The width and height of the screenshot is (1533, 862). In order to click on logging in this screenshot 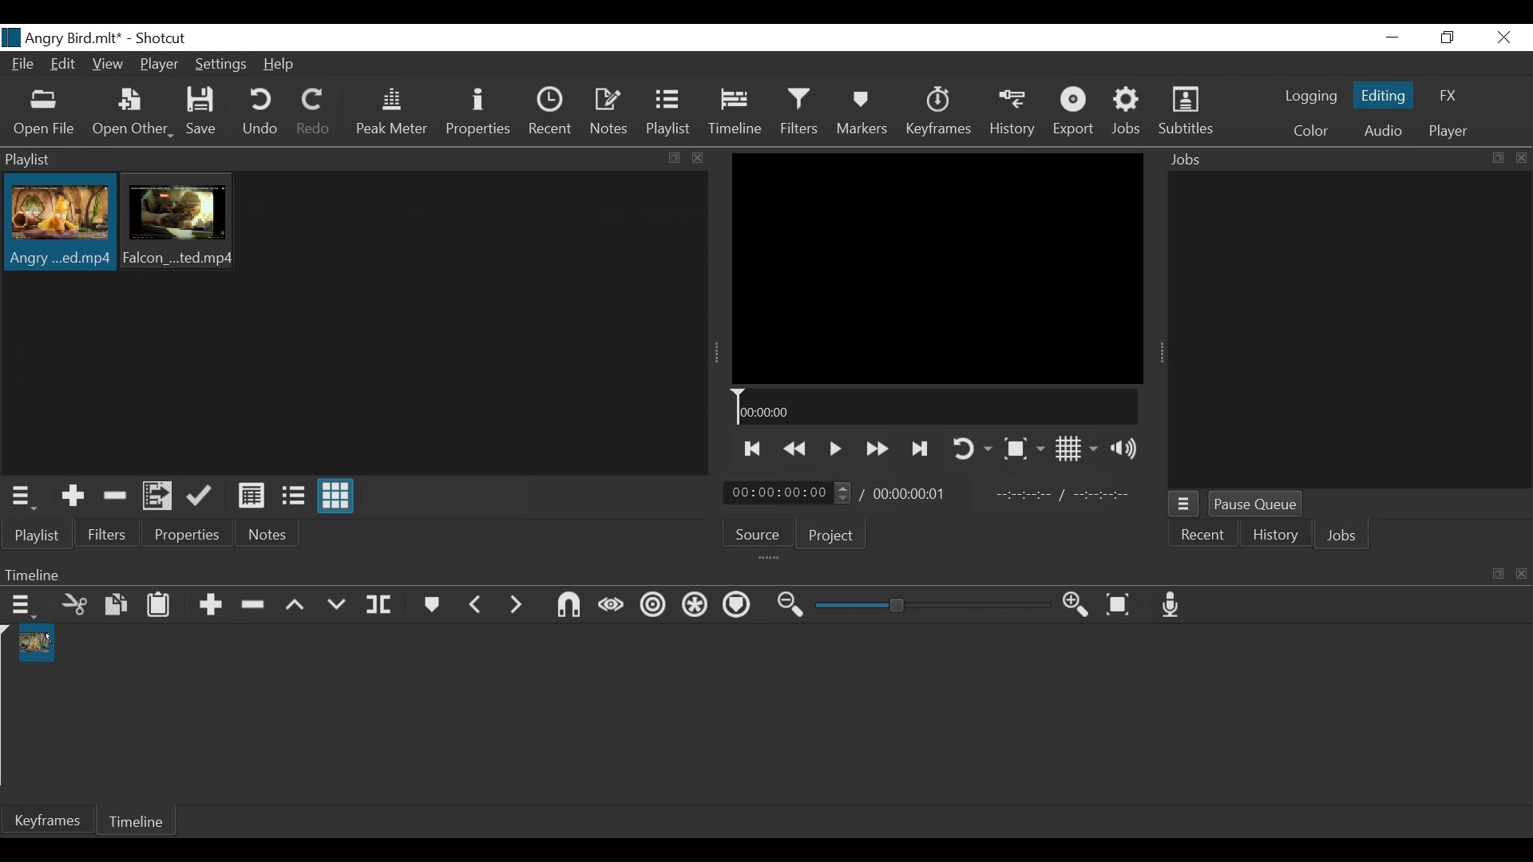, I will do `click(1311, 97)`.